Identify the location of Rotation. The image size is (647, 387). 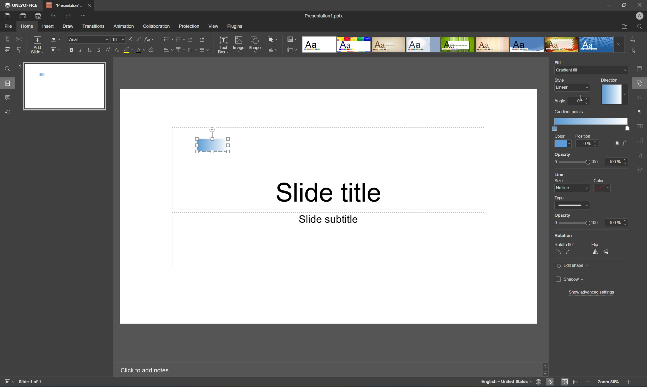
(564, 235).